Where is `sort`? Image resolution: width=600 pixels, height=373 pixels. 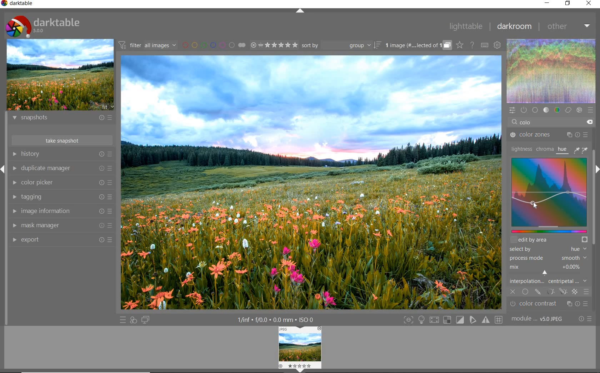 sort is located at coordinates (341, 46).